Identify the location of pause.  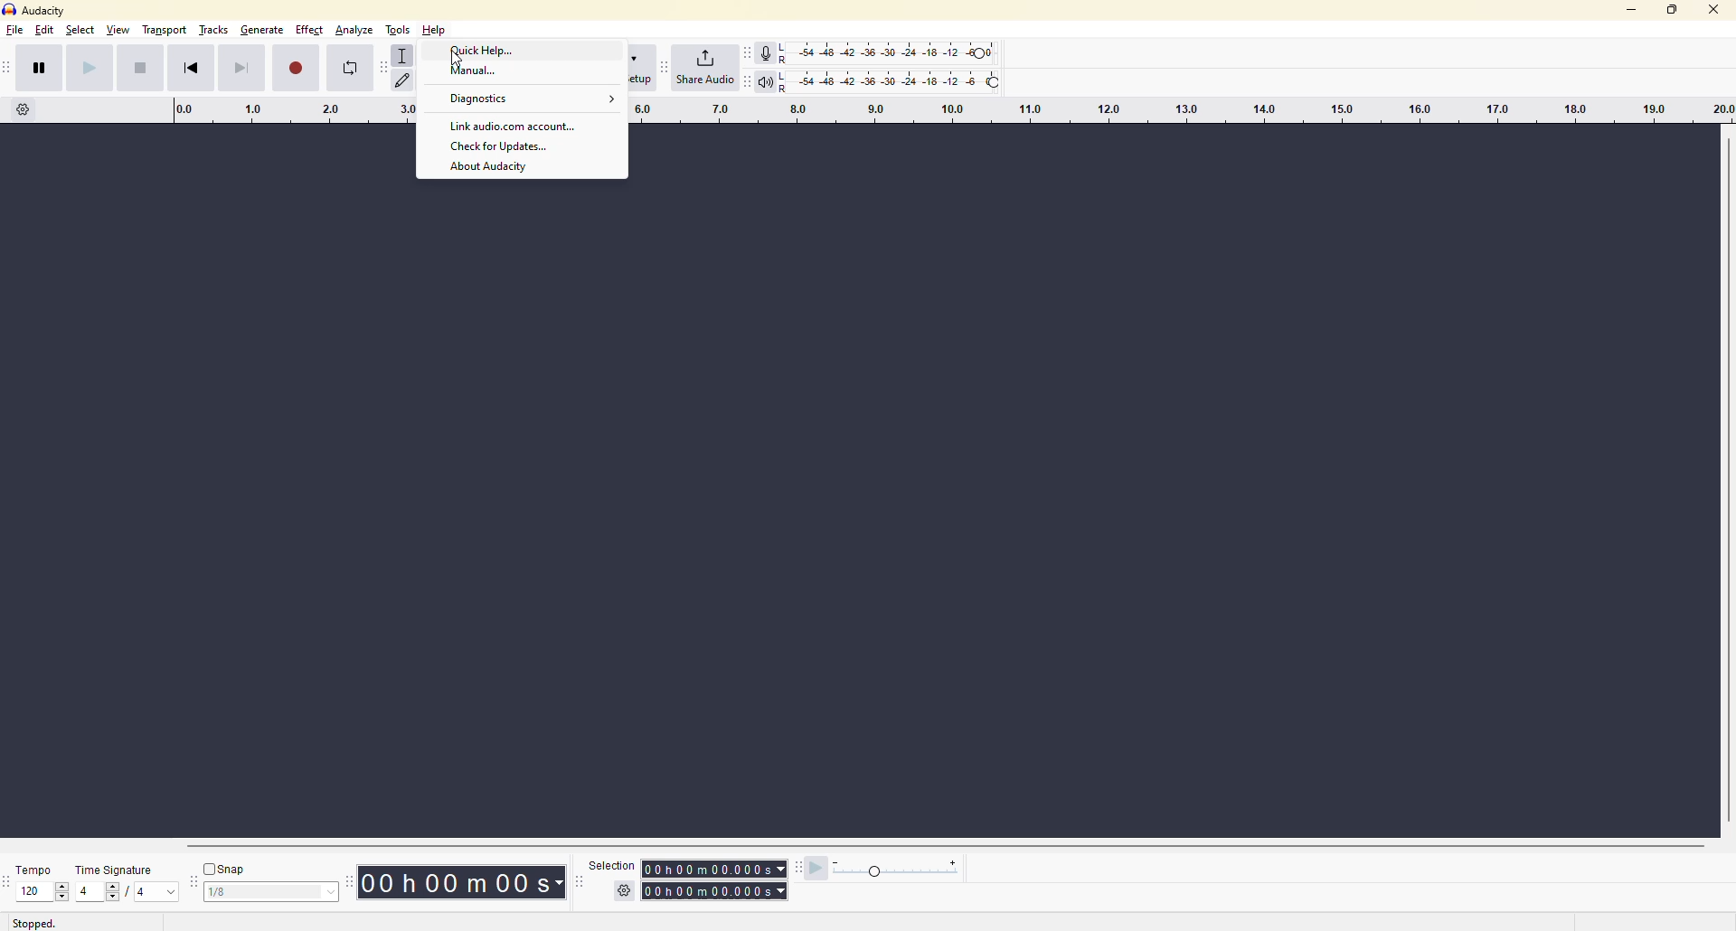
(40, 67).